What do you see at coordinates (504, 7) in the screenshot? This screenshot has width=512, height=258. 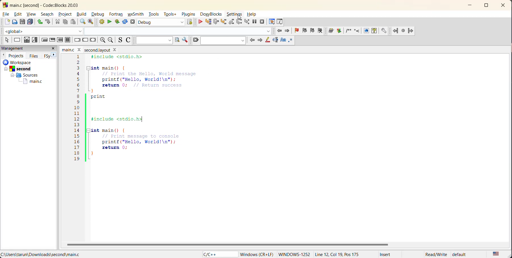 I see `close` at bounding box center [504, 7].